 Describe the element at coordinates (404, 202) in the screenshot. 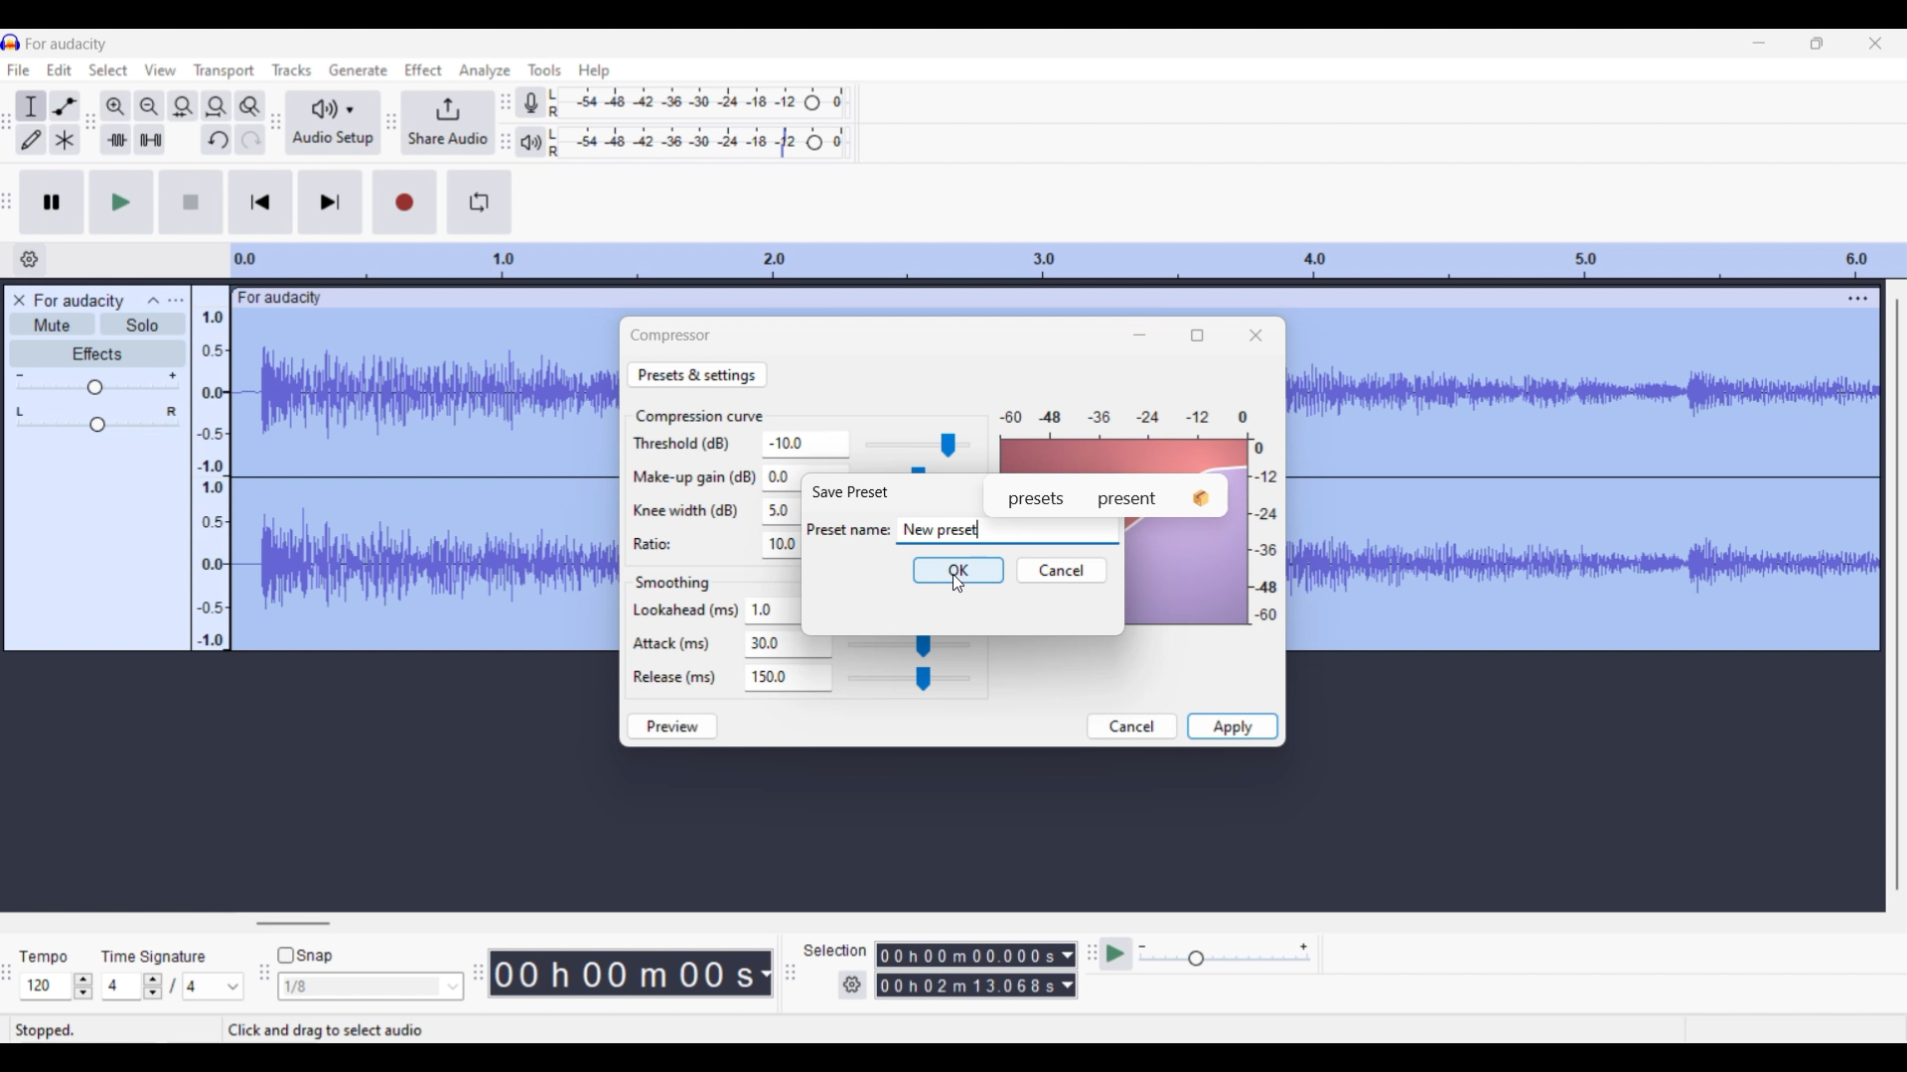

I see `Record/Record new track` at that location.